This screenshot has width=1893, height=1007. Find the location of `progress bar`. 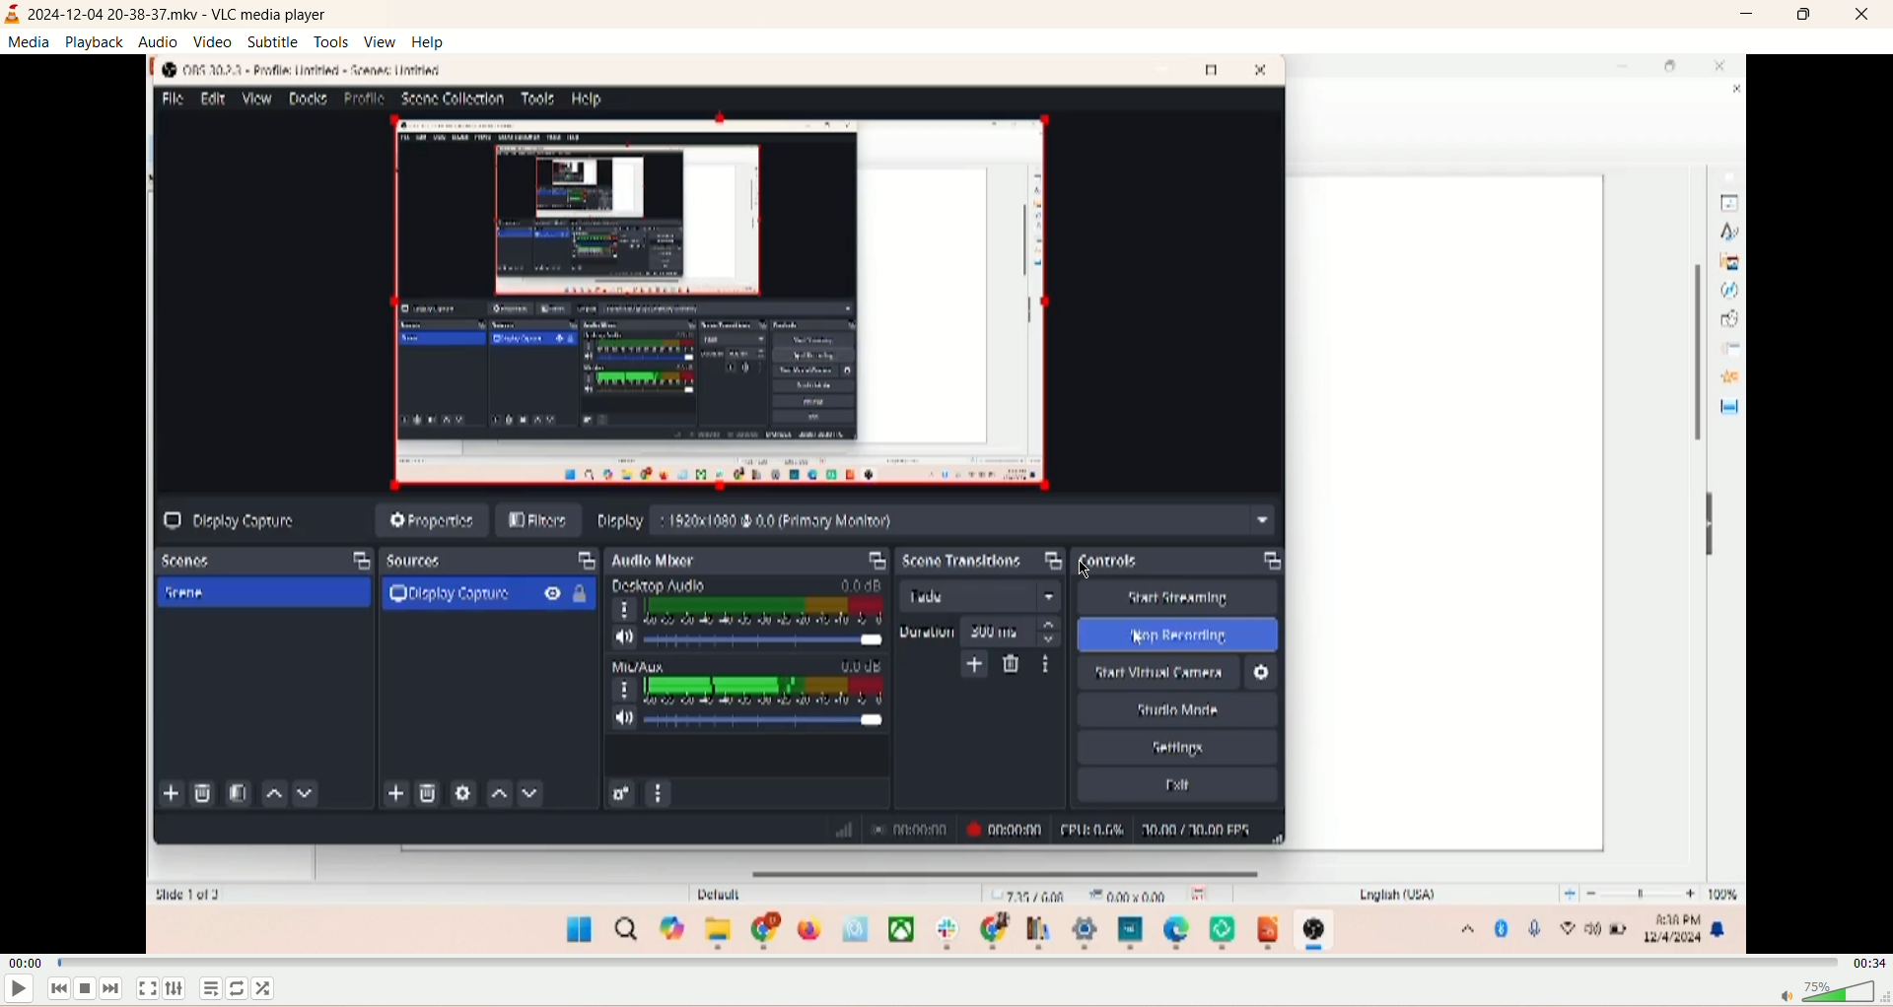

progress bar is located at coordinates (951, 961).